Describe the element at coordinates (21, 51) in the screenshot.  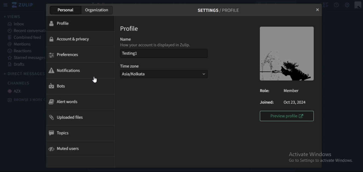
I see `reactions` at that location.